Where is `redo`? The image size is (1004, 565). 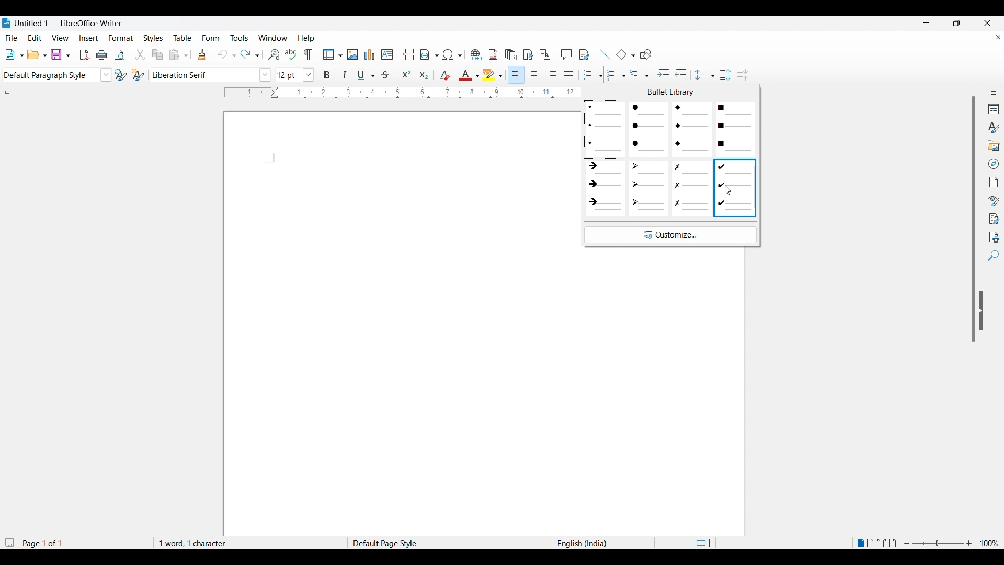 redo is located at coordinates (250, 54).